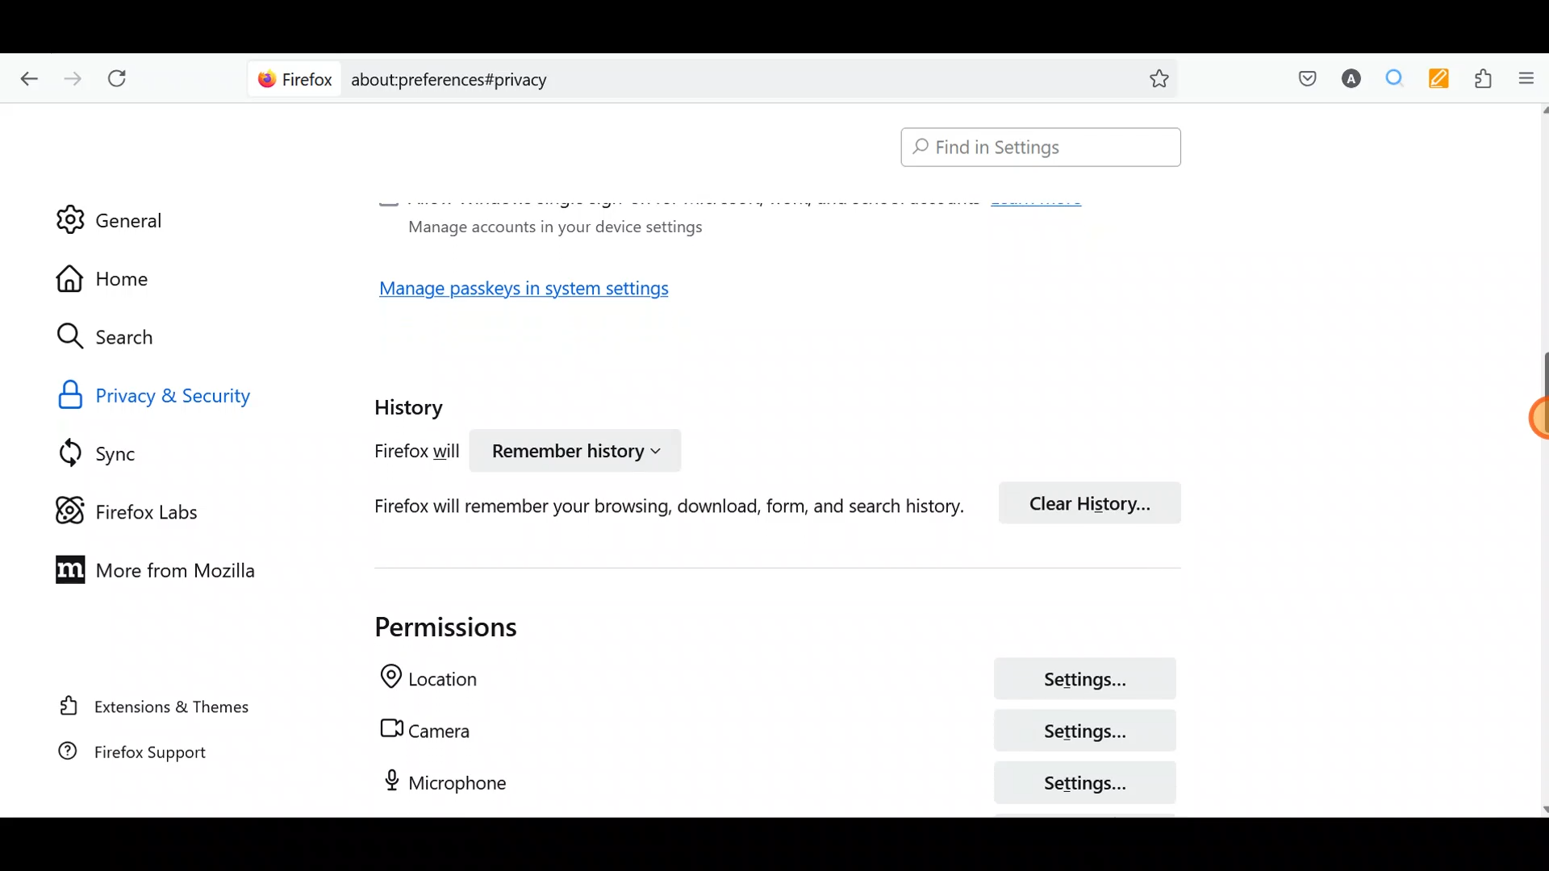 This screenshot has height=871, width=1549. What do you see at coordinates (718, 77) in the screenshot?
I see `Search bar` at bounding box center [718, 77].